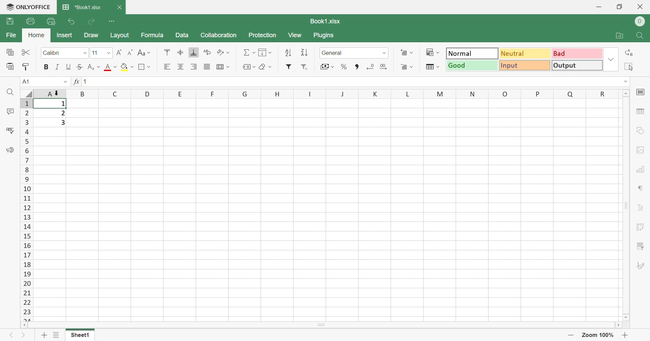 The width and height of the screenshot is (650, 341). What do you see at coordinates (24, 325) in the screenshot?
I see `Scroll left` at bounding box center [24, 325].